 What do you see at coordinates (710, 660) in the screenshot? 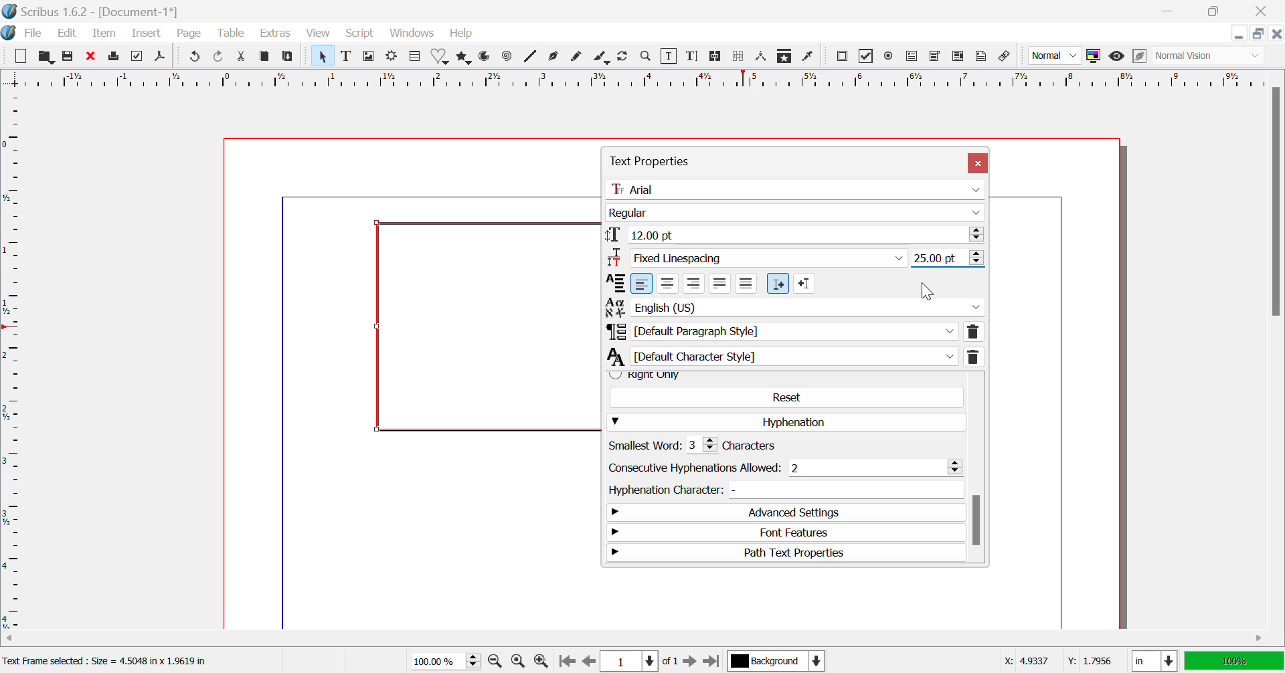
I see `Last Page` at bounding box center [710, 660].